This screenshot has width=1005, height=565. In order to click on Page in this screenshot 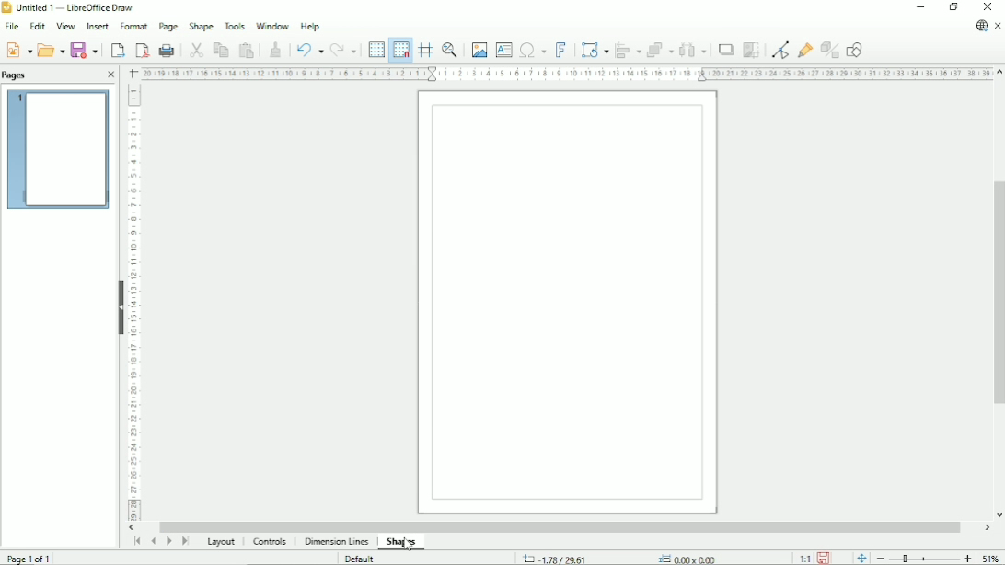, I will do `click(167, 27)`.